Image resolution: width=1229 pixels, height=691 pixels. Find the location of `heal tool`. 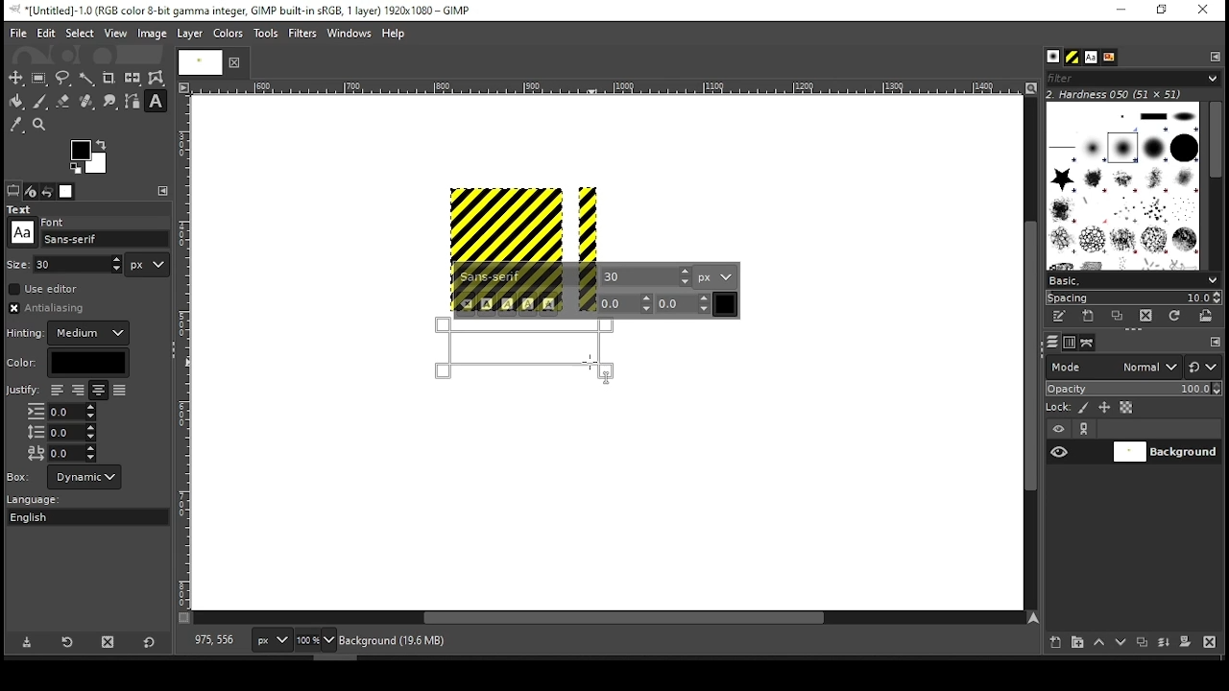

heal tool is located at coordinates (88, 103).